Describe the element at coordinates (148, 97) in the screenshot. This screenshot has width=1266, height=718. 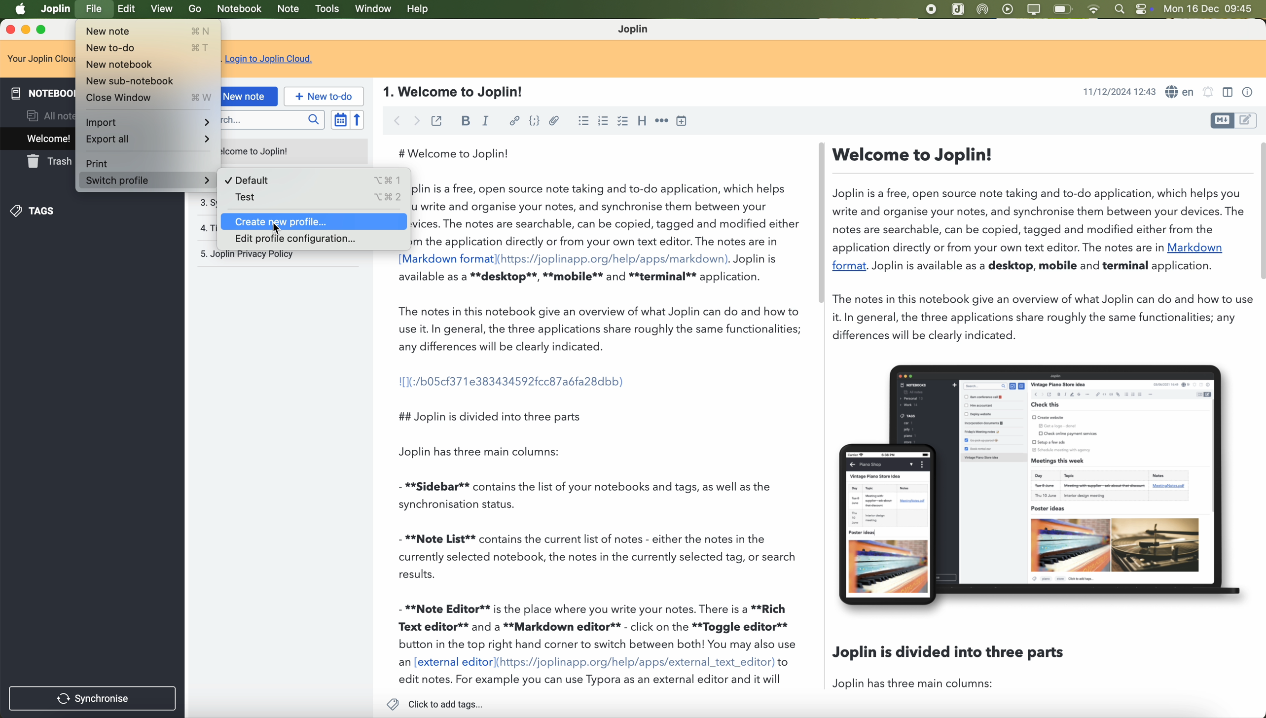
I see `Close Window` at that location.